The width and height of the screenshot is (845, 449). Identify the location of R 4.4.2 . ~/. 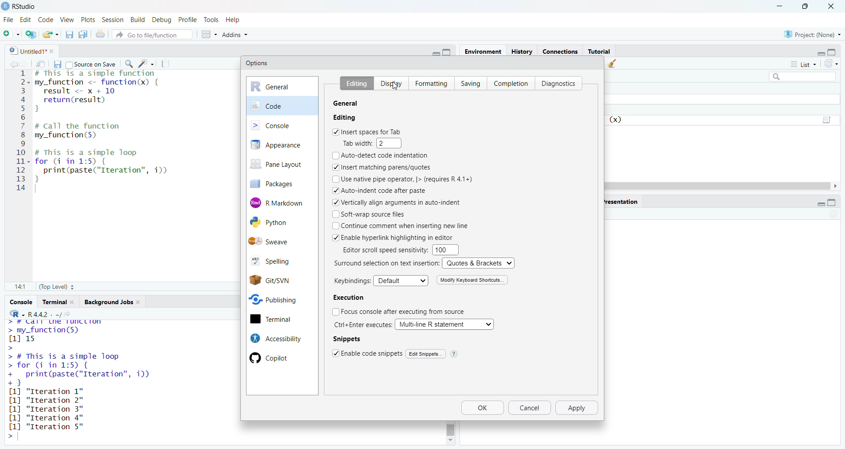
(45, 313).